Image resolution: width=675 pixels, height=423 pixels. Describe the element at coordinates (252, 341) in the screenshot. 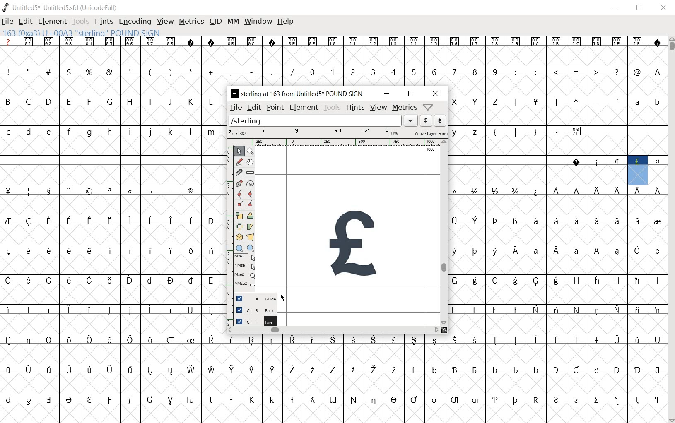

I see `Symbol` at that location.